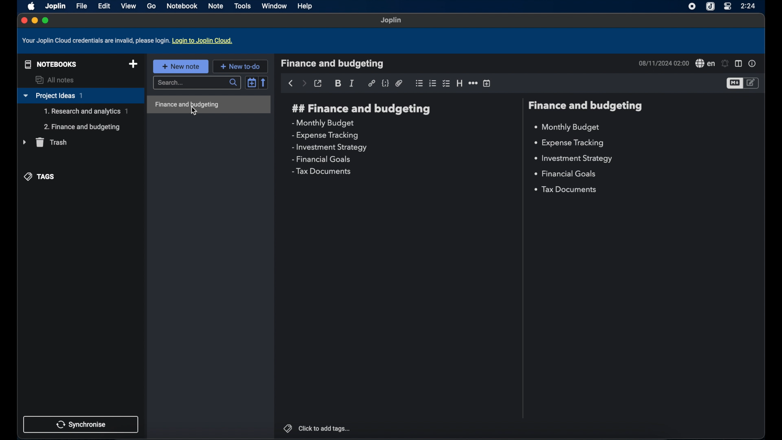 This screenshot has width=782, height=440. Describe the element at coordinates (690, 7) in the screenshot. I see `screen recorder icon` at that location.